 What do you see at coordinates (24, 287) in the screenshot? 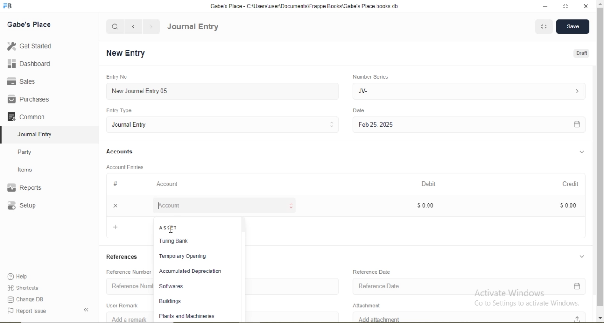
I see `‘Shortcuts` at bounding box center [24, 287].